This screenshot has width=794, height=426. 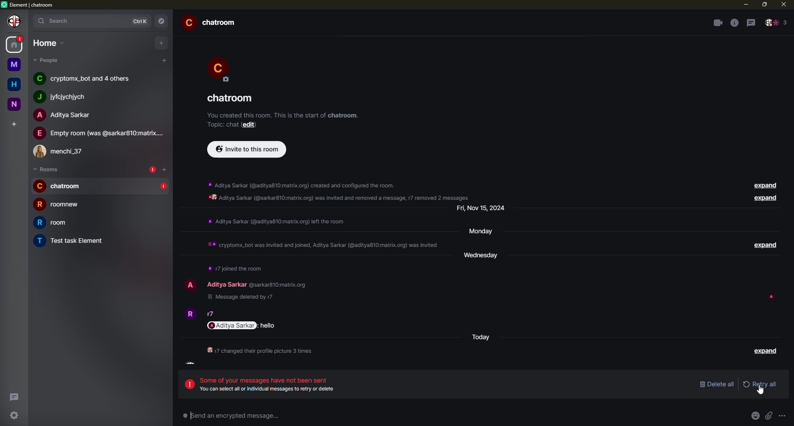 What do you see at coordinates (245, 297) in the screenshot?
I see `deleted` at bounding box center [245, 297].